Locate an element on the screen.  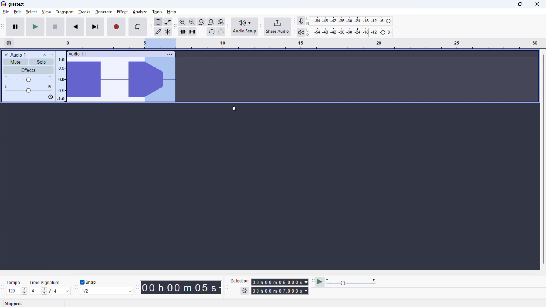
generate is located at coordinates (104, 12).